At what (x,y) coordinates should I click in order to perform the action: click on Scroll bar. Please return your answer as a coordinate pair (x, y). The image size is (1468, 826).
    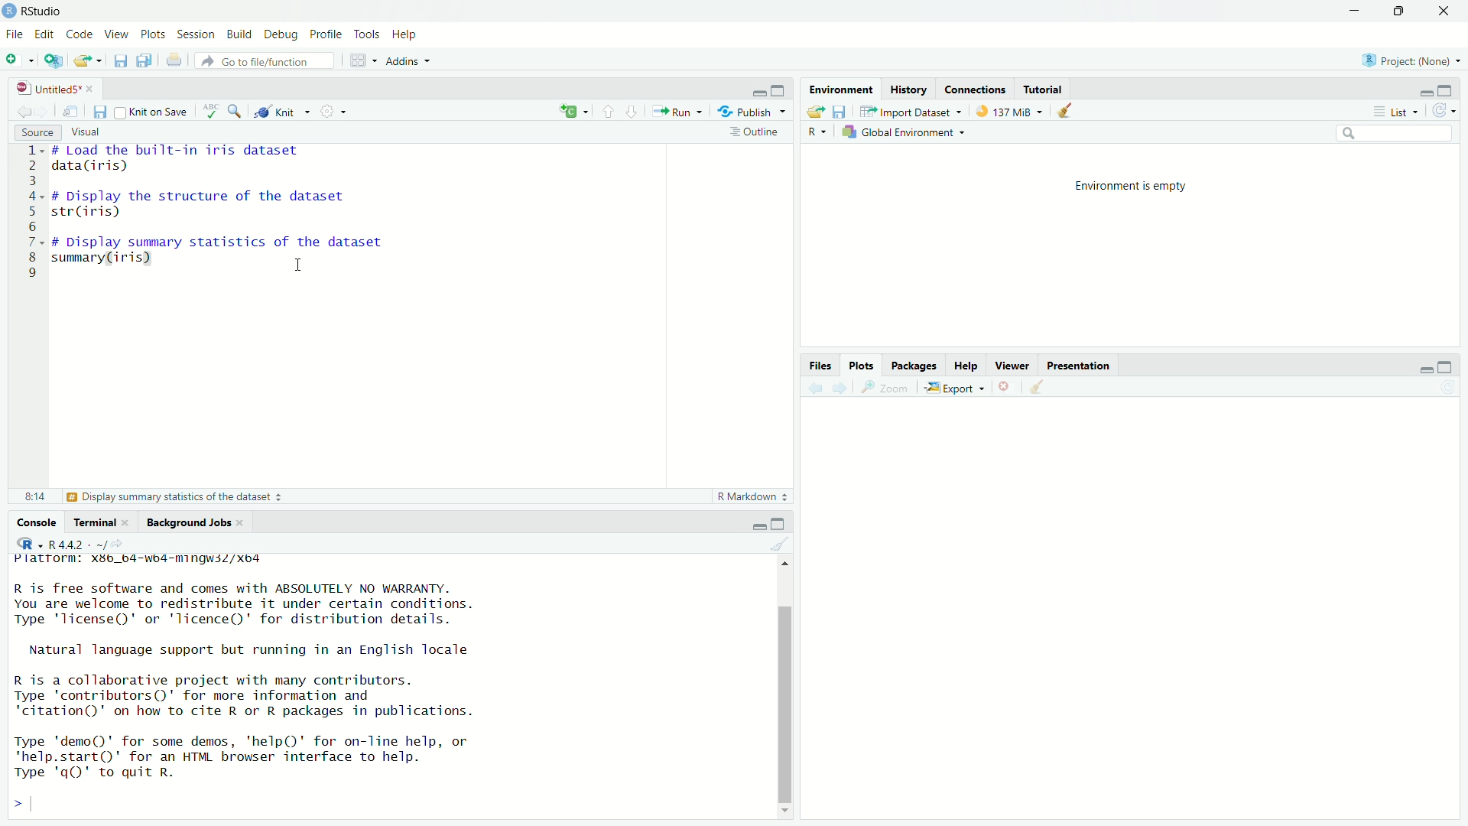
    Looking at the image, I should click on (788, 691).